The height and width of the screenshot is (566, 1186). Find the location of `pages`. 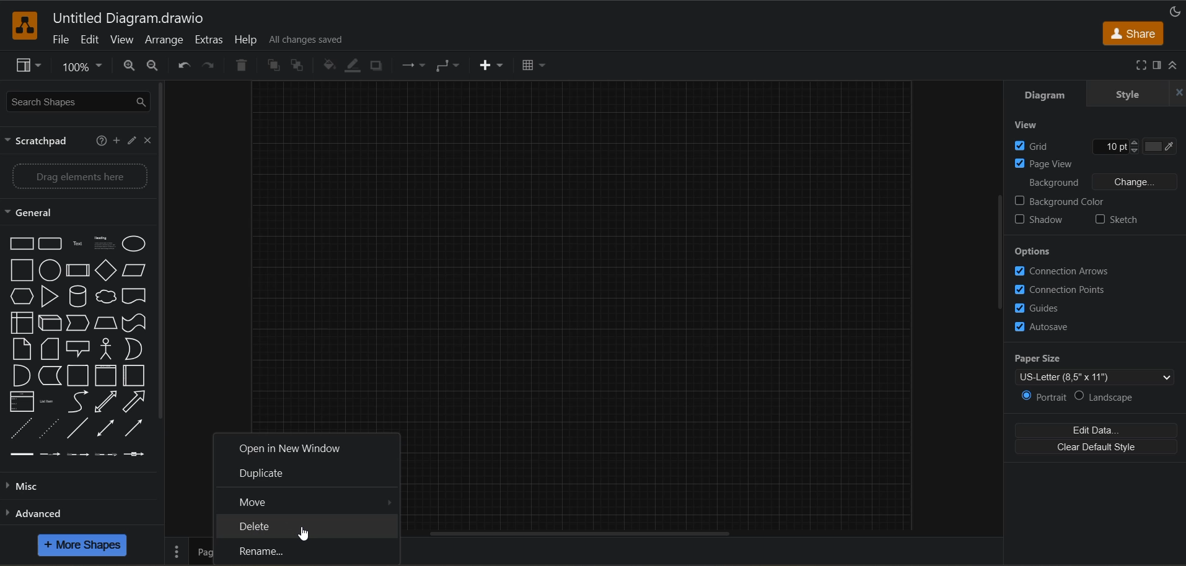

pages is located at coordinates (176, 551).